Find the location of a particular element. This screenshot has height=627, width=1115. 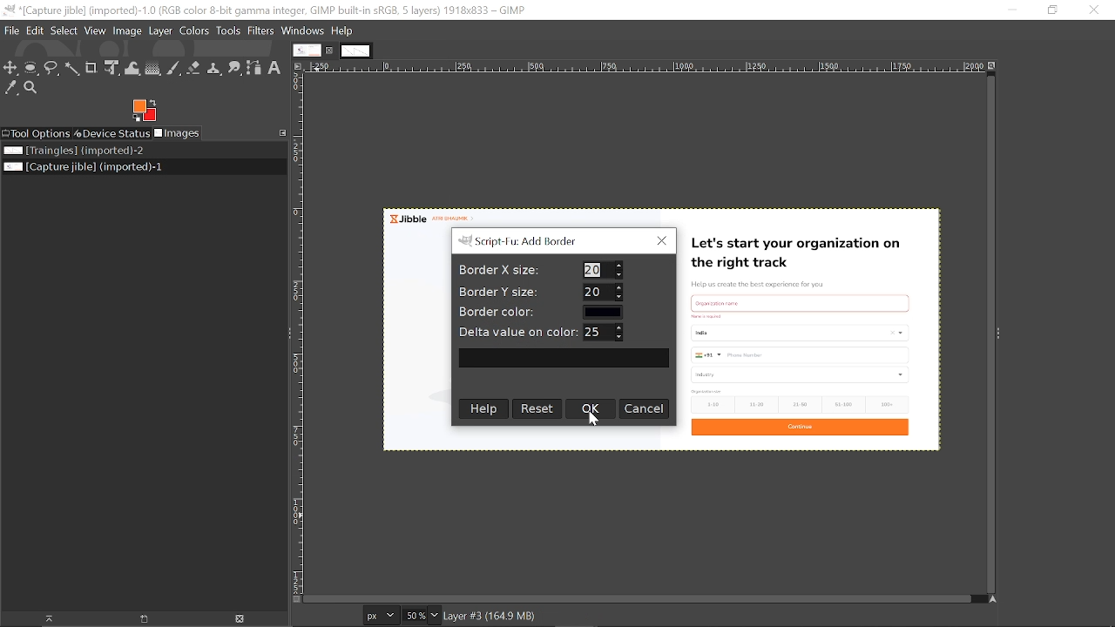

Windows is located at coordinates (303, 30).